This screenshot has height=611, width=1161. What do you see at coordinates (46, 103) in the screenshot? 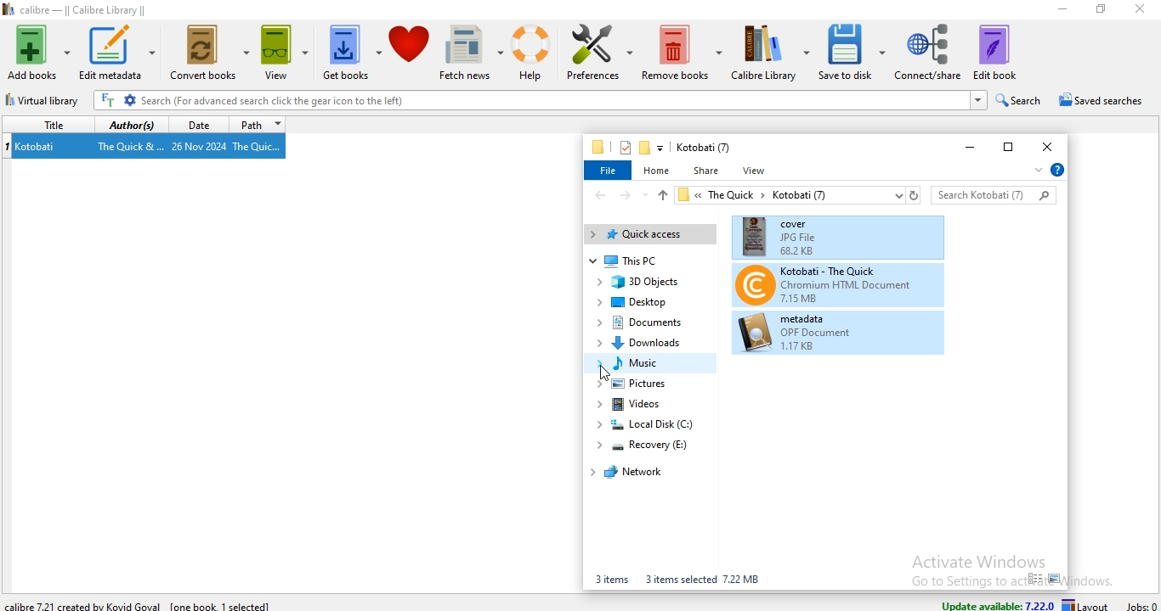
I see `virtual library` at bounding box center [46, 103].